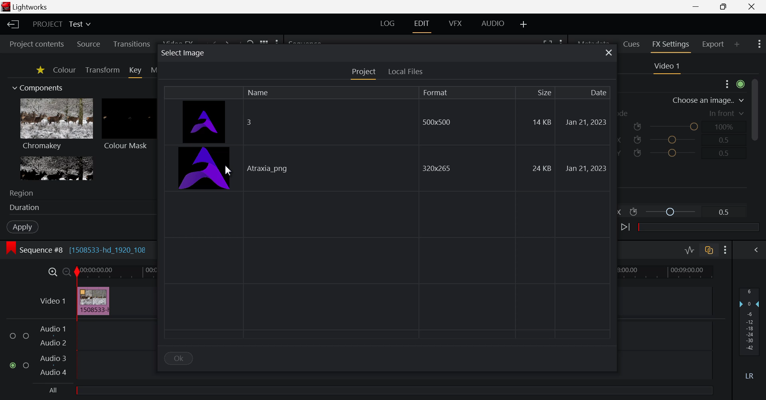 The image size is (766, 400). What do you see at coordinates (523, 23) in the screenshot?
I see `Add Layout` at bounding box center [523, 23].